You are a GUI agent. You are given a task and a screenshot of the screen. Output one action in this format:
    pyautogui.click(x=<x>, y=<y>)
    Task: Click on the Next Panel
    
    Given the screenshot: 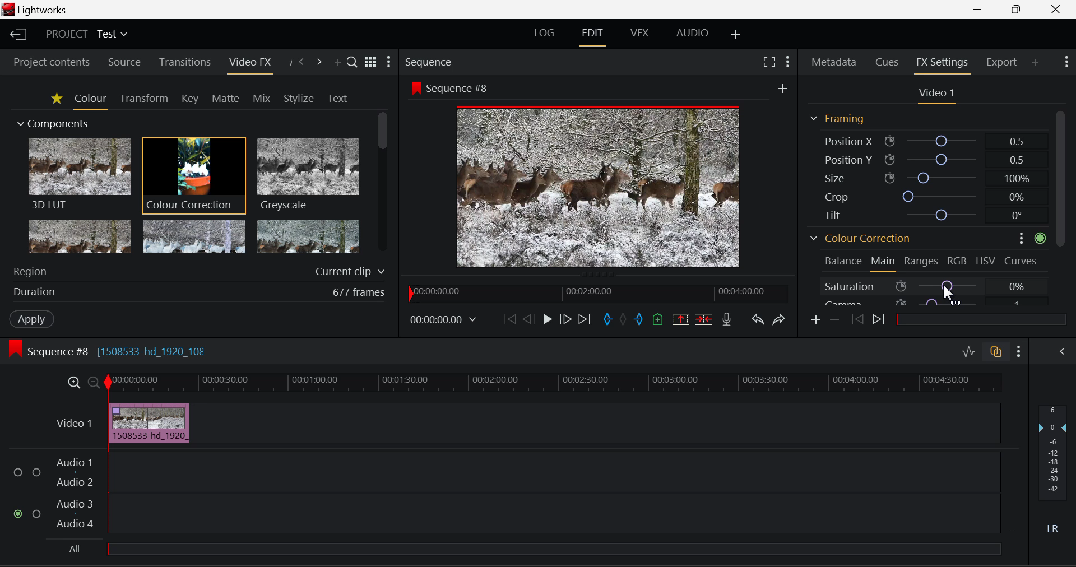 What is the action you would take?
    pyautogui.click(x=319, y=61)
    